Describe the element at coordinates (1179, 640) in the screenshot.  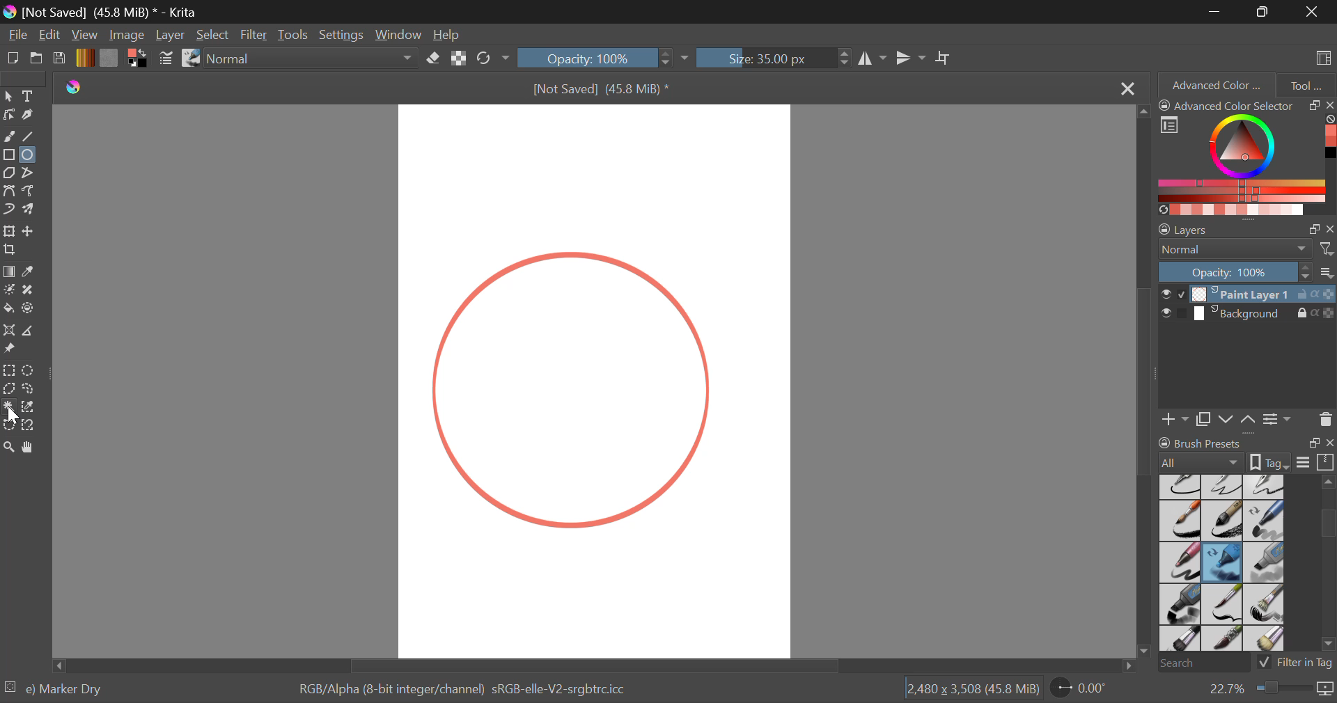
I see `Bristles-3 Large Smooth` at that location.